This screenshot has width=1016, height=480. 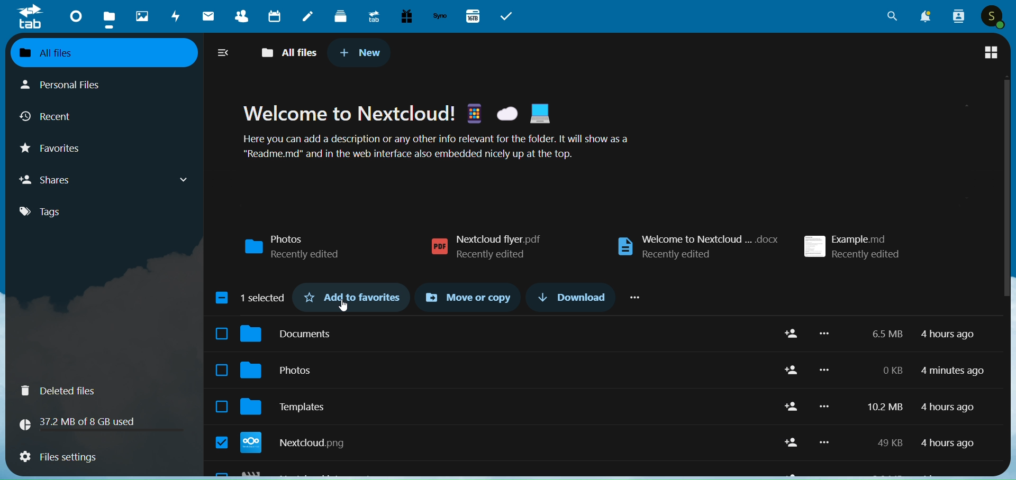 What do you see at coordinates (222, 333) in the screenshot?
I see `Click to select` at bounding box center [222, 333].